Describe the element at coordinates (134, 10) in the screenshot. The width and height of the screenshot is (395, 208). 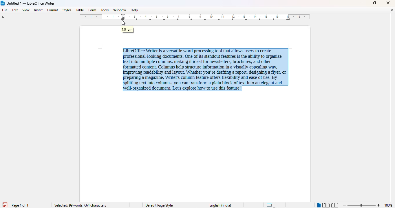
I see `help` at that location.